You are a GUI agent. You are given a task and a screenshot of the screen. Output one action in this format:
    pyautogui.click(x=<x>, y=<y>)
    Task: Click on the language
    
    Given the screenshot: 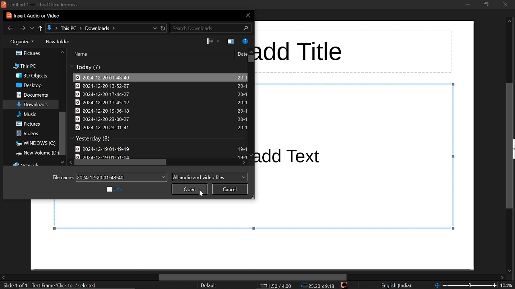 What is the action you would take?
    pyautogui.click(x=397, y=286)
    